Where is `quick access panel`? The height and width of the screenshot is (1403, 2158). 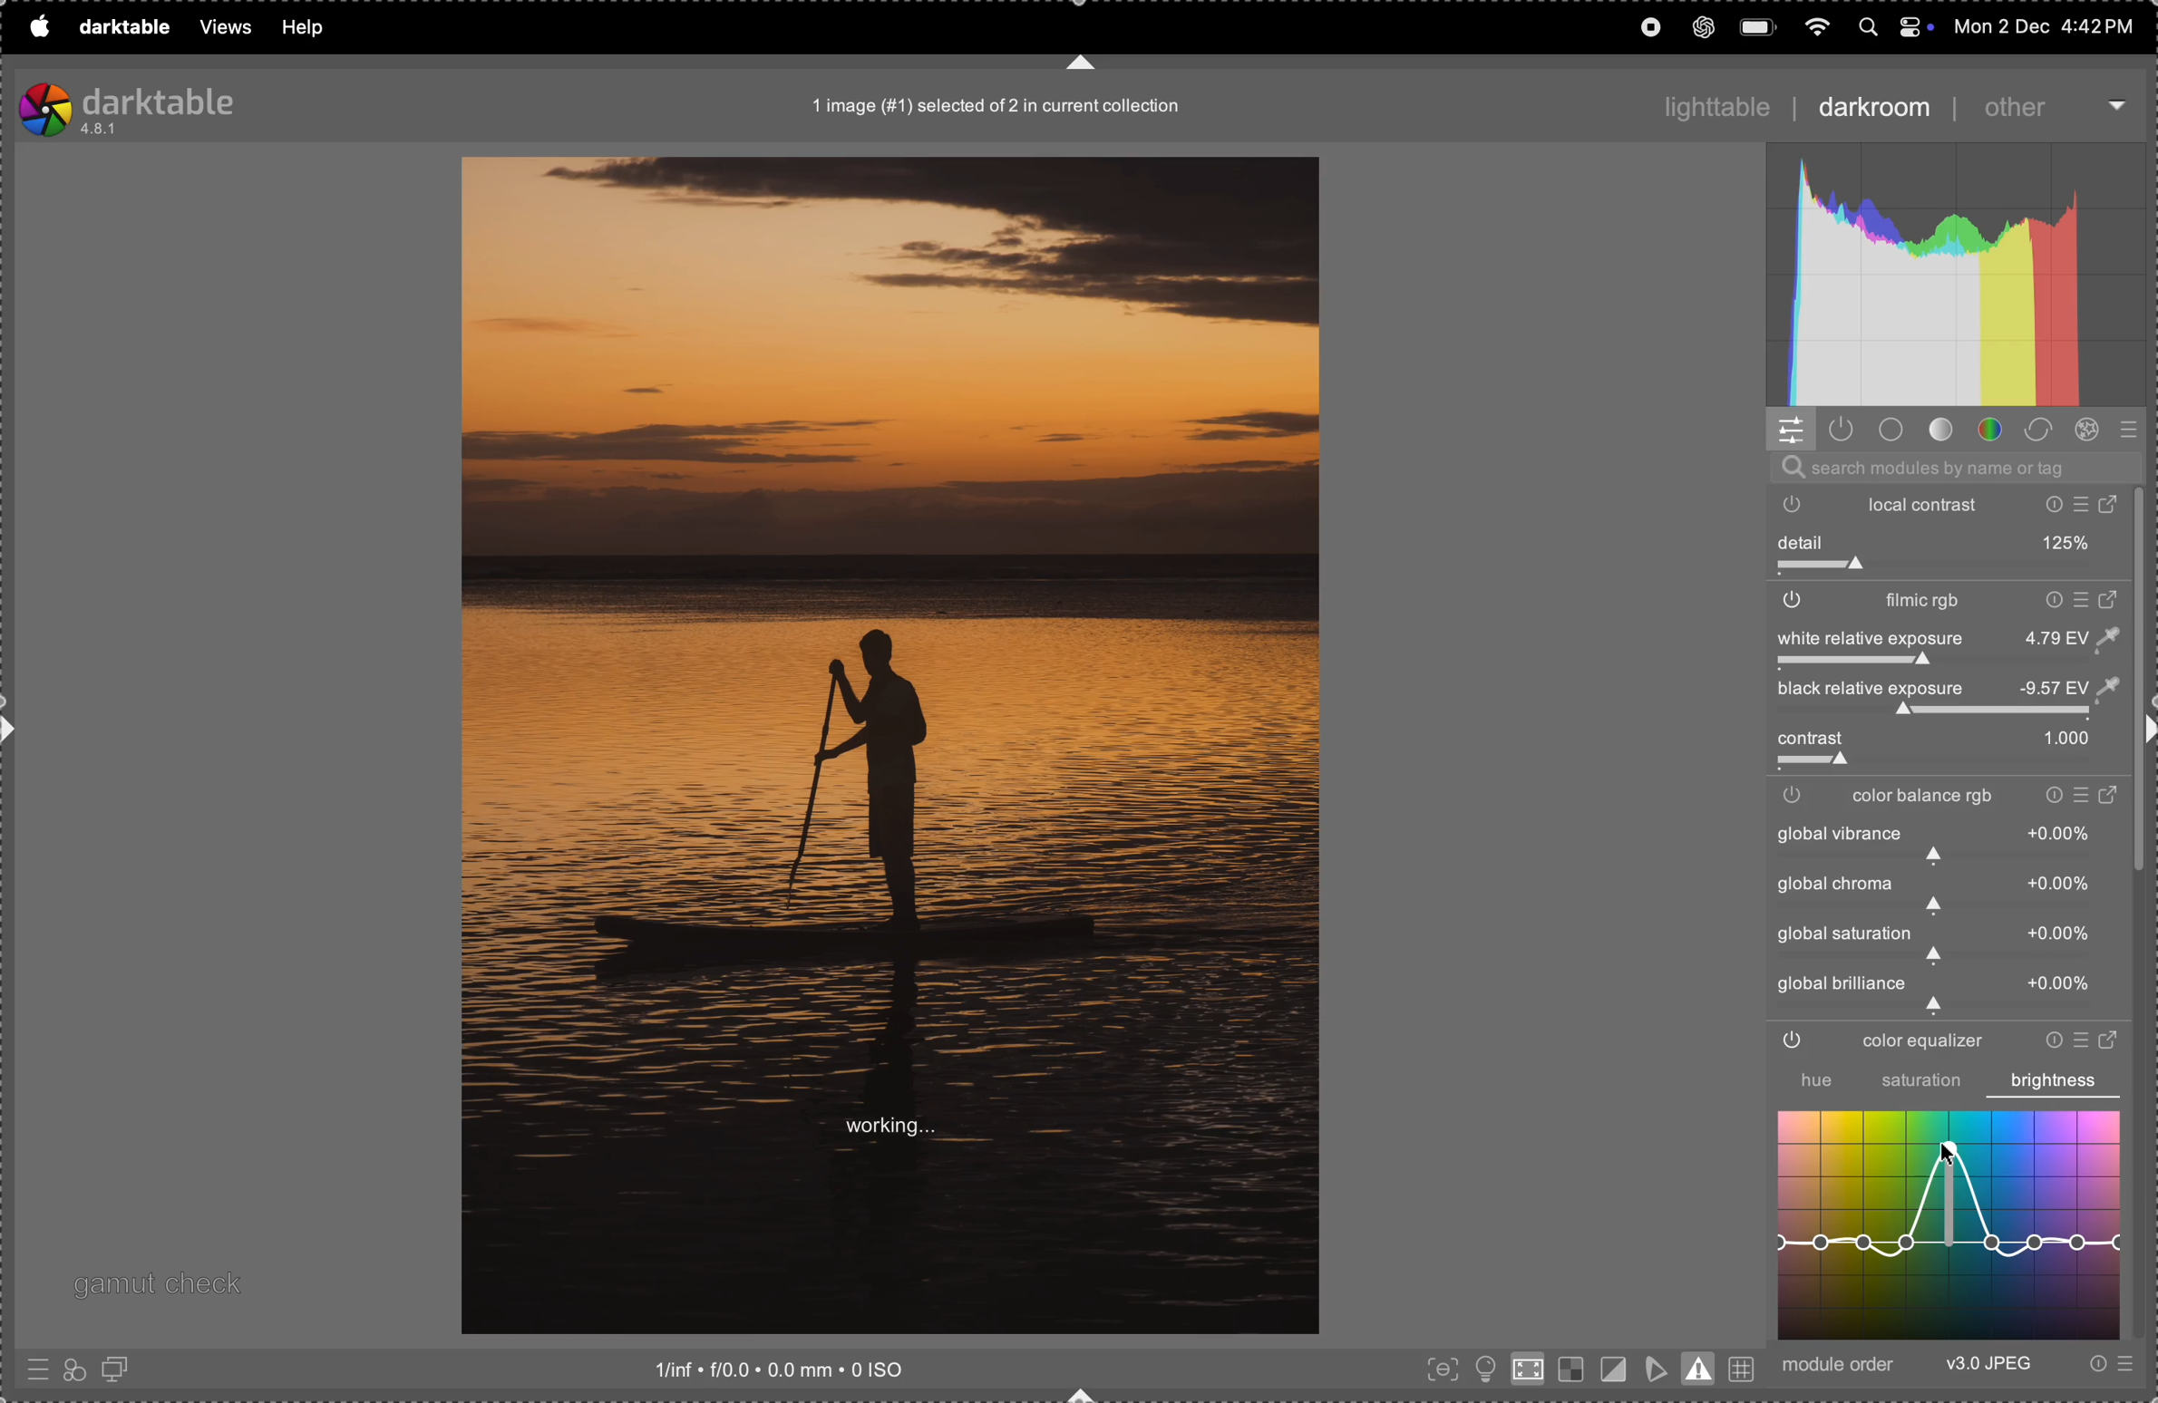 quick access panel is located at coordinates (1792, 429).